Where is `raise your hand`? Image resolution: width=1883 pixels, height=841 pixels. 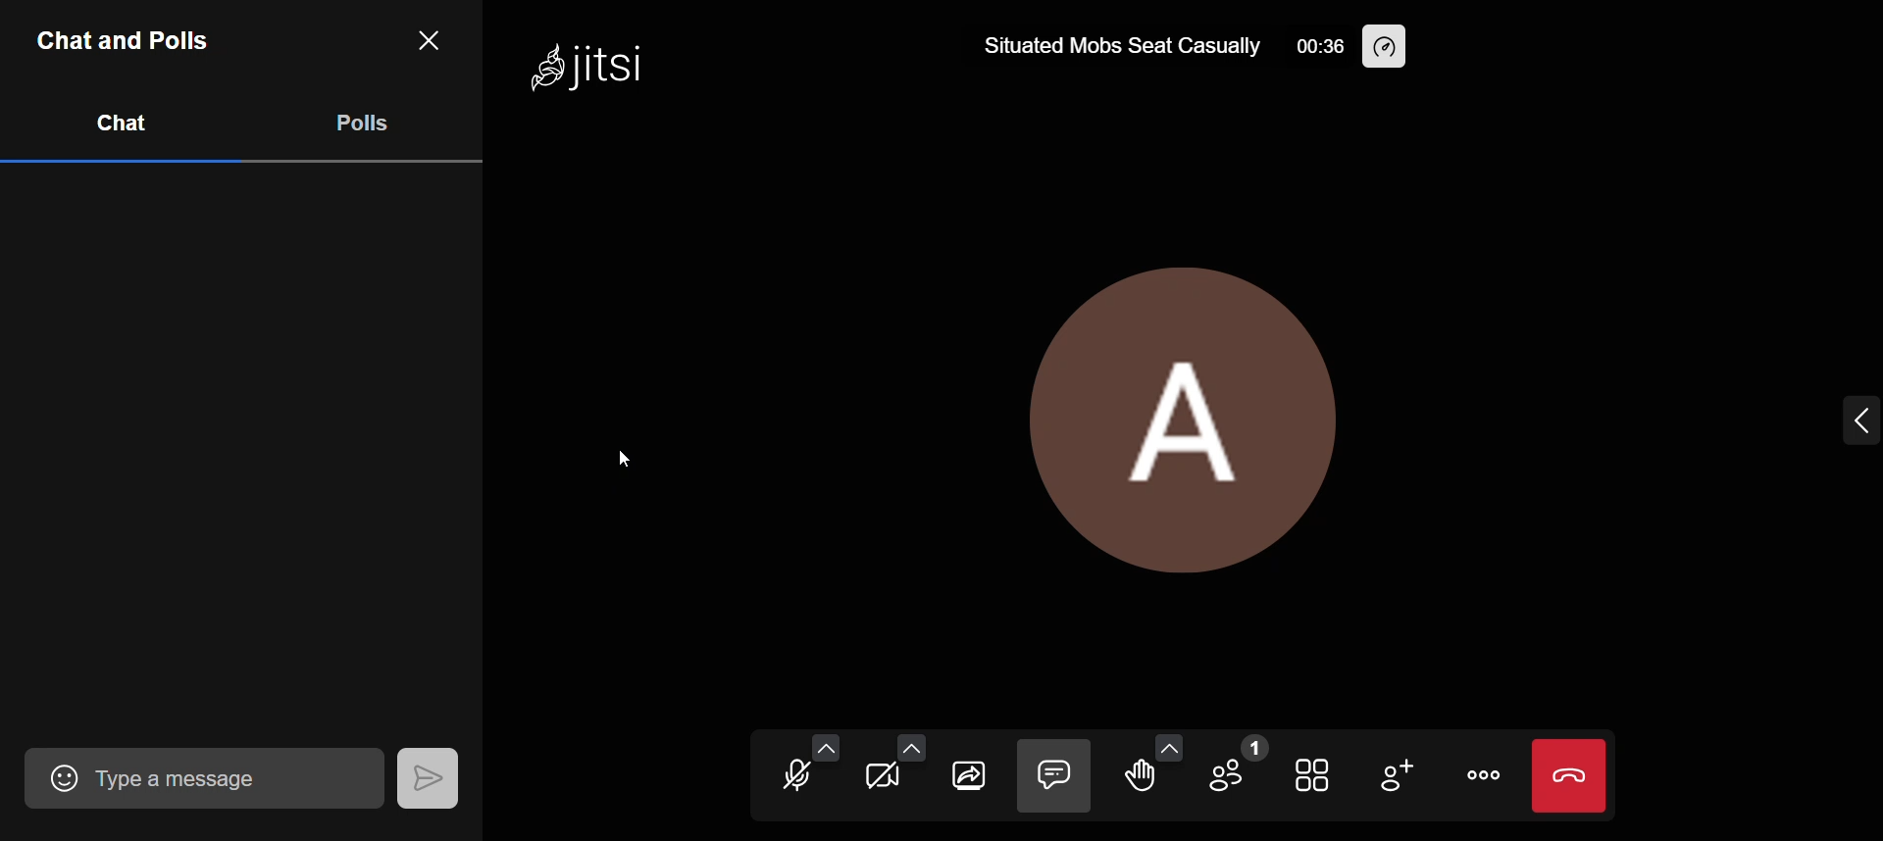 raise your hand is located at coordinates (1142, 784).